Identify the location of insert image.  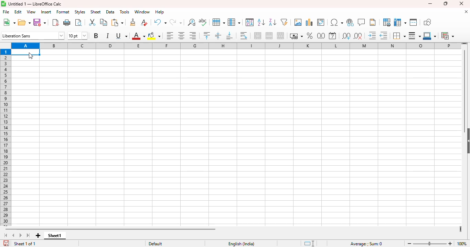
(298, 22).